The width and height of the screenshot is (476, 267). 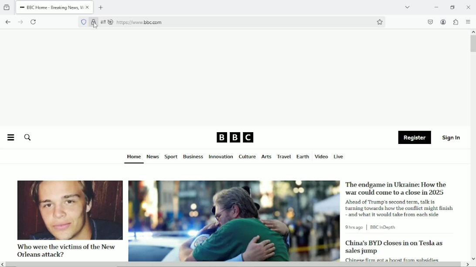 I want to click on Business, so click(x=193, y=157).